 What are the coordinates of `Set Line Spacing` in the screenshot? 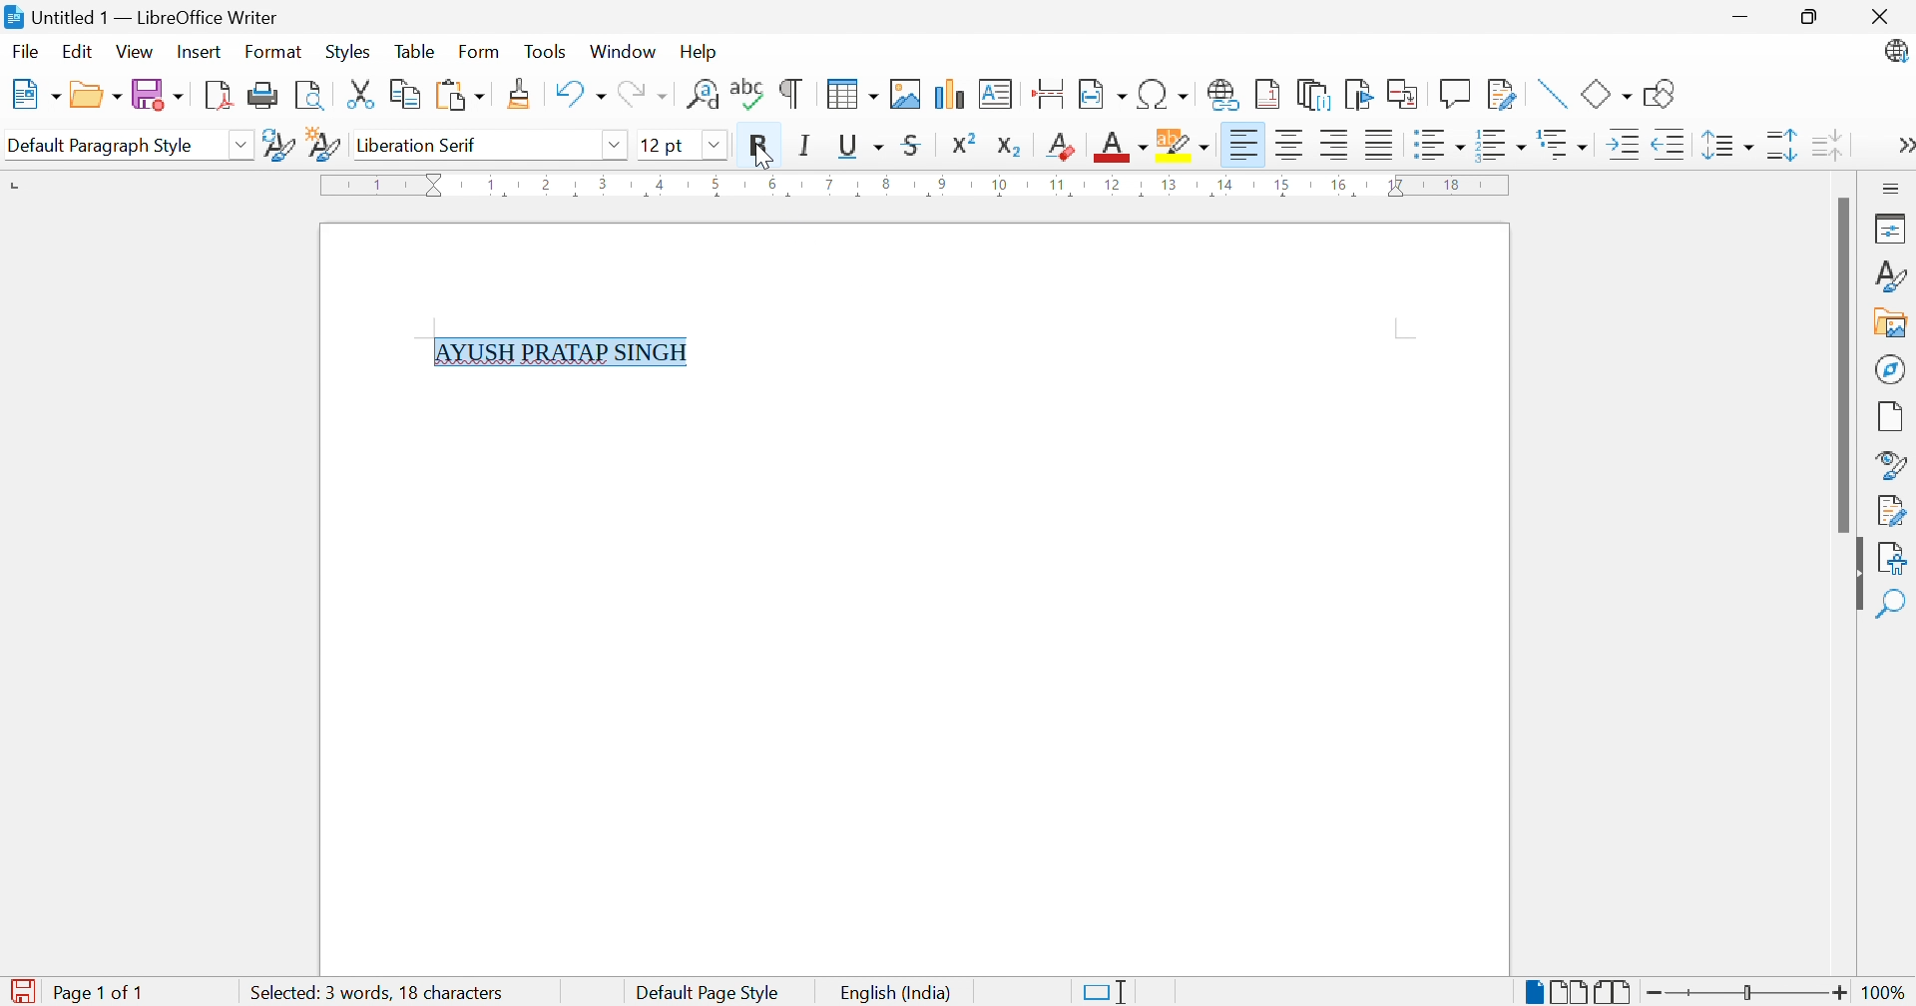 It's located at (1727, 147).